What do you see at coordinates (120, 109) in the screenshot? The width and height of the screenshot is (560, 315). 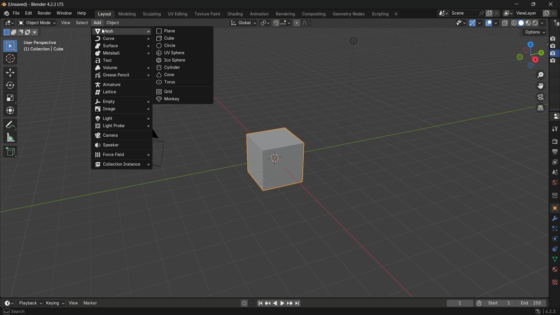 I see `image` at bounding box center [120, 109].